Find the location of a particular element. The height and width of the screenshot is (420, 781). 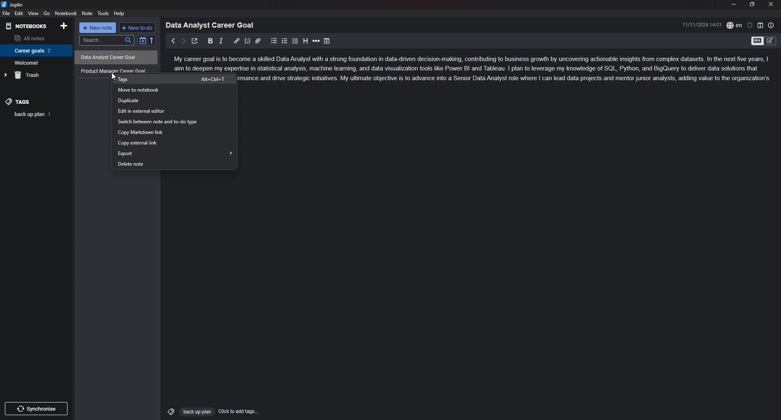

attachment is located at coordinates (258, 41).